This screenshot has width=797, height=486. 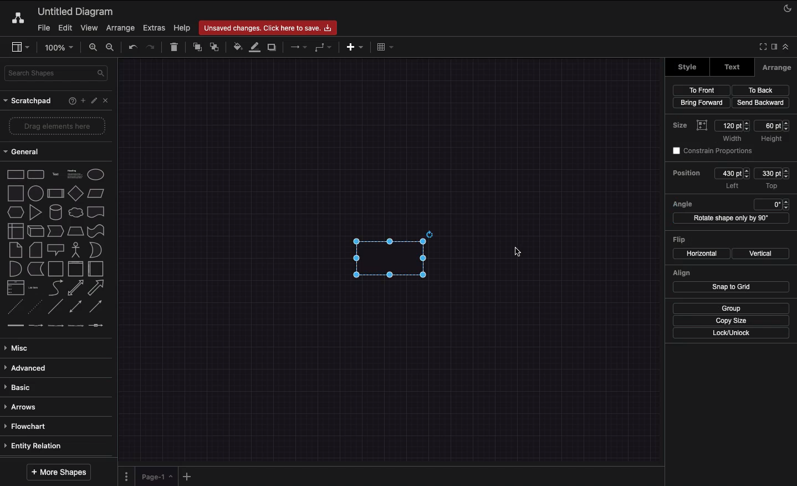 I want to click on Scratchpad , so click(x=27, y=102).